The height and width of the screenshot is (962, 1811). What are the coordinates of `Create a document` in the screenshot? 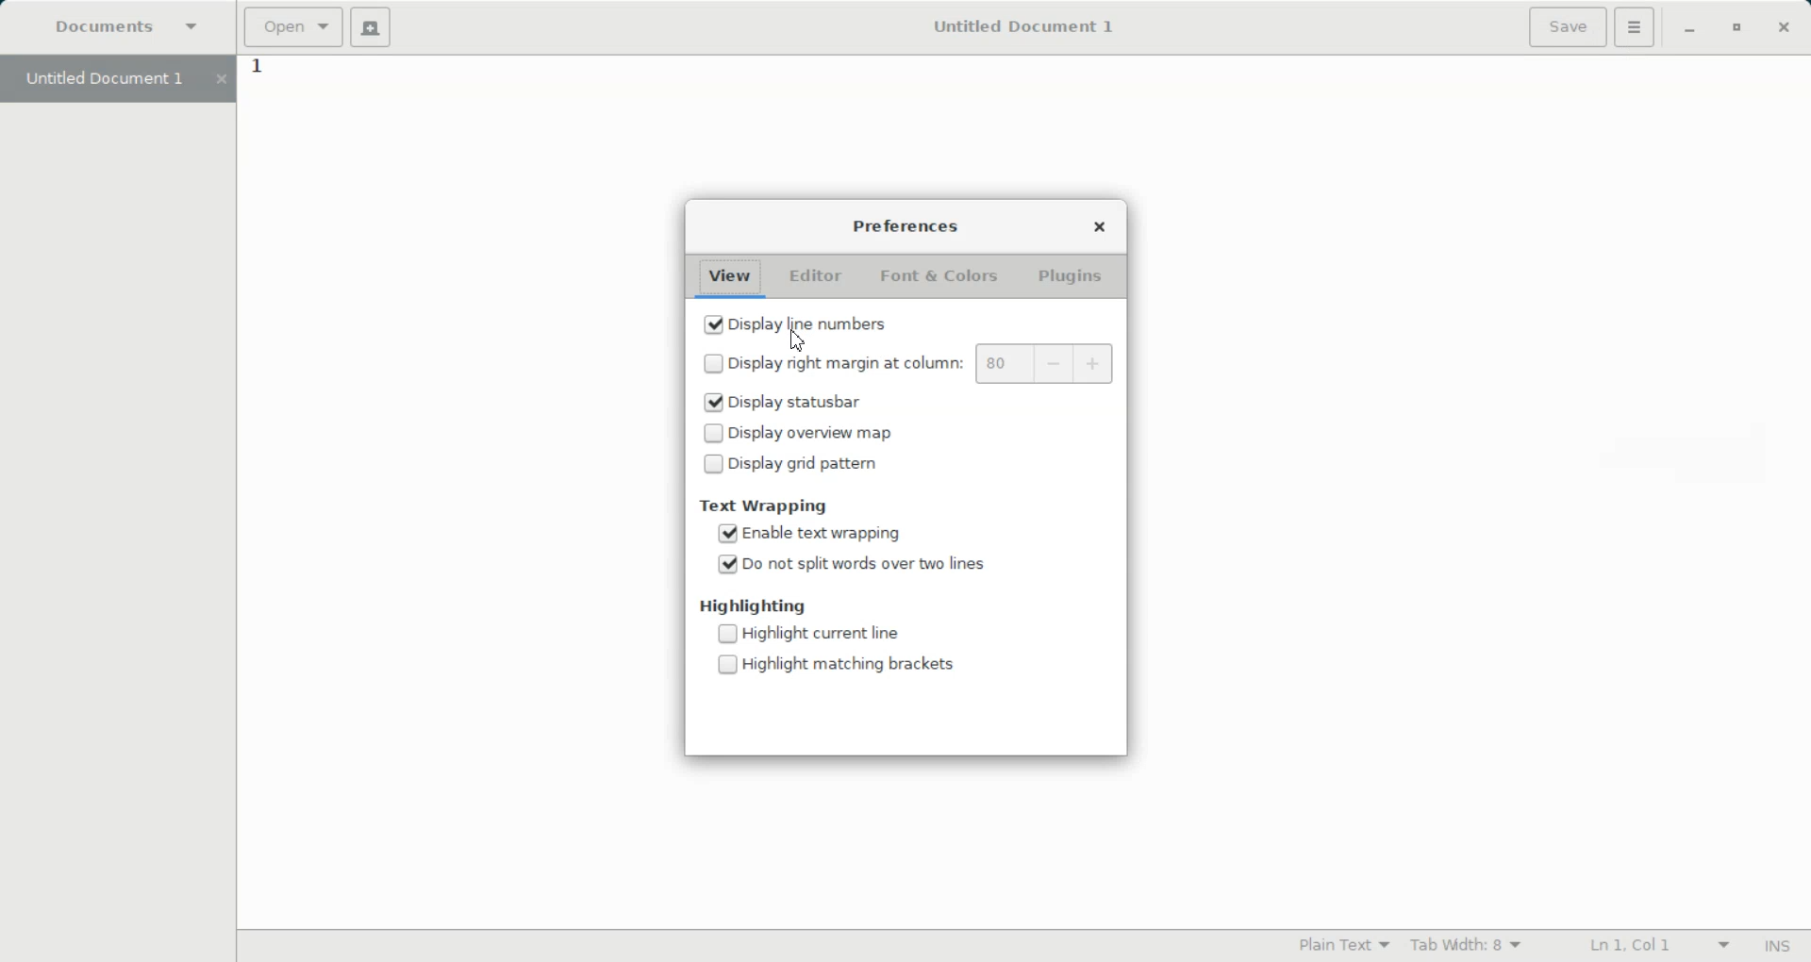 It's located at (374, 27).